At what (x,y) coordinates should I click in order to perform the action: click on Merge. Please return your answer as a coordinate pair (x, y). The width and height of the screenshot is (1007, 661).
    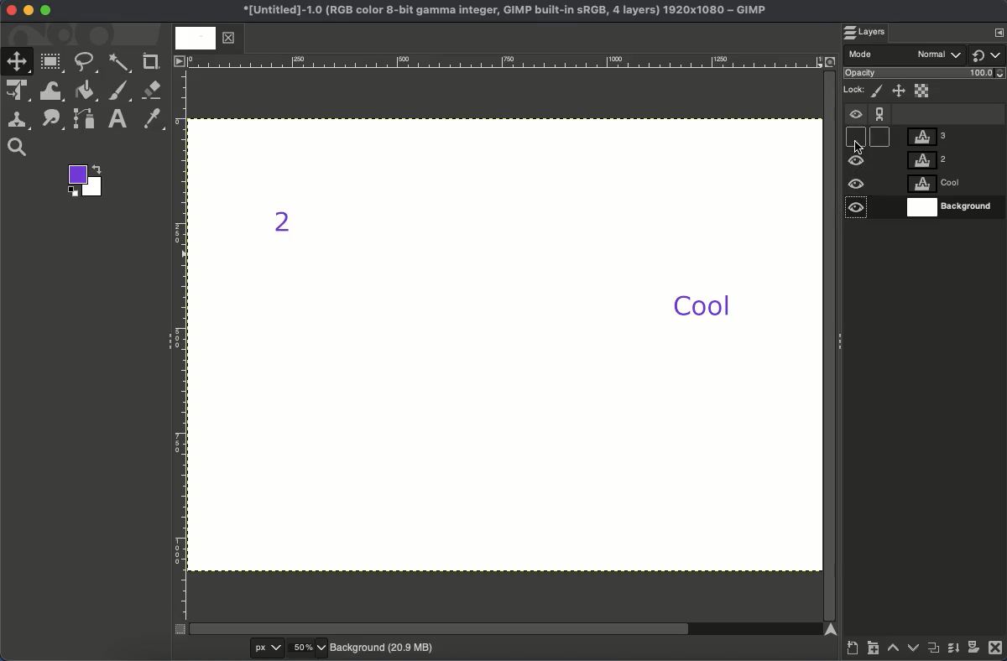
    Looking at the image, I should click on (952, 652).